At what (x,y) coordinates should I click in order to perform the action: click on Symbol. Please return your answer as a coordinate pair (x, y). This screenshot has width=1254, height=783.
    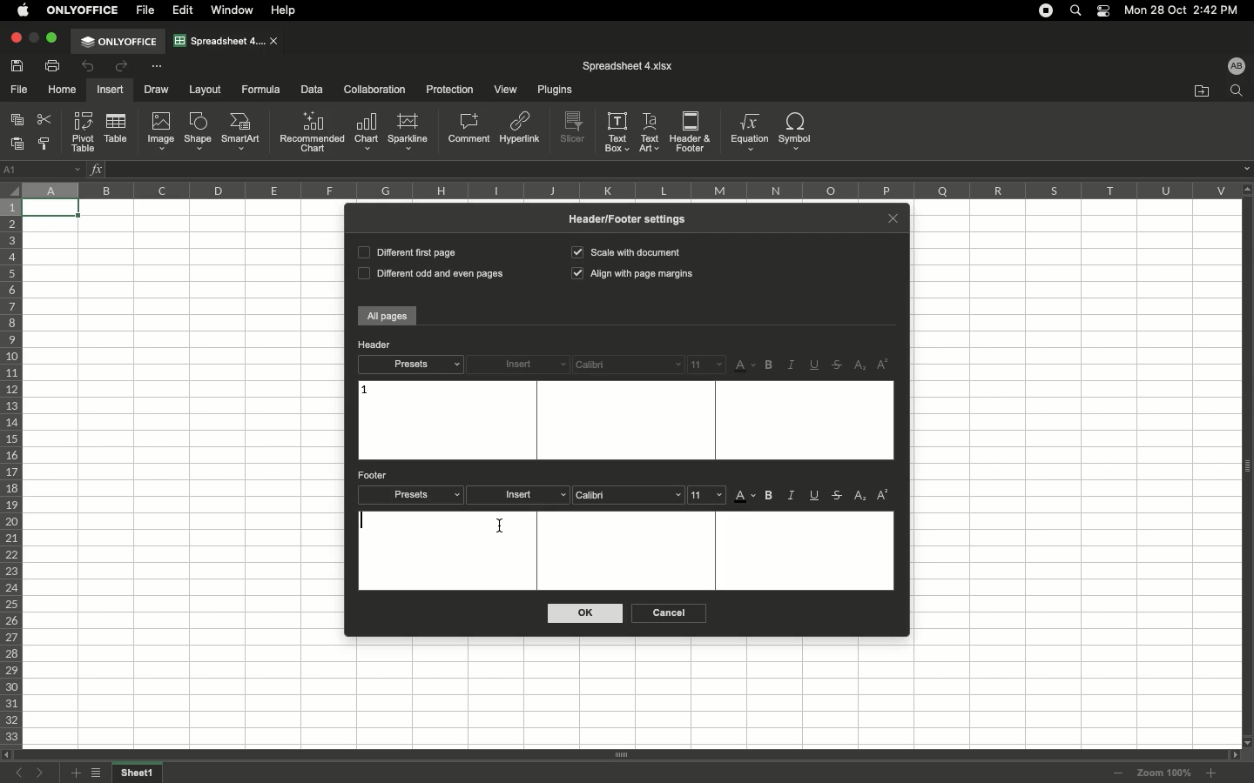
    Looking at the image, I should click on (797, 131).